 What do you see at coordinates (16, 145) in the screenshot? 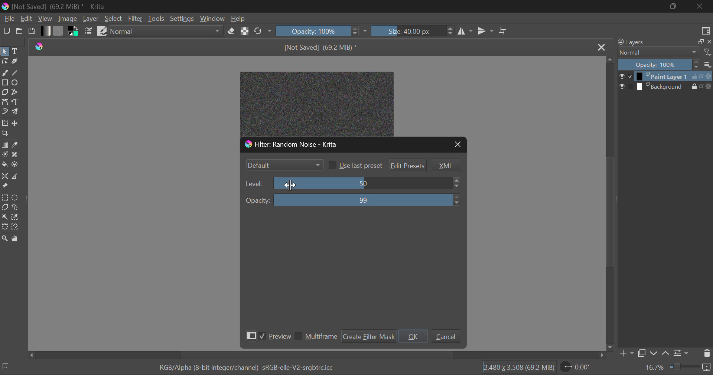
I see `Eyedropper` at bounding box center [16, 145].